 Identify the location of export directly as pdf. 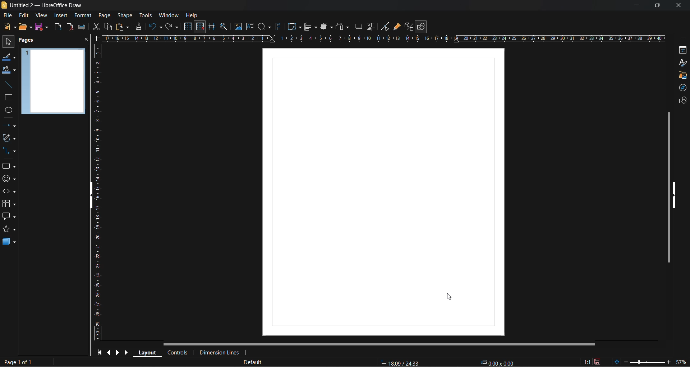
(69, 27).